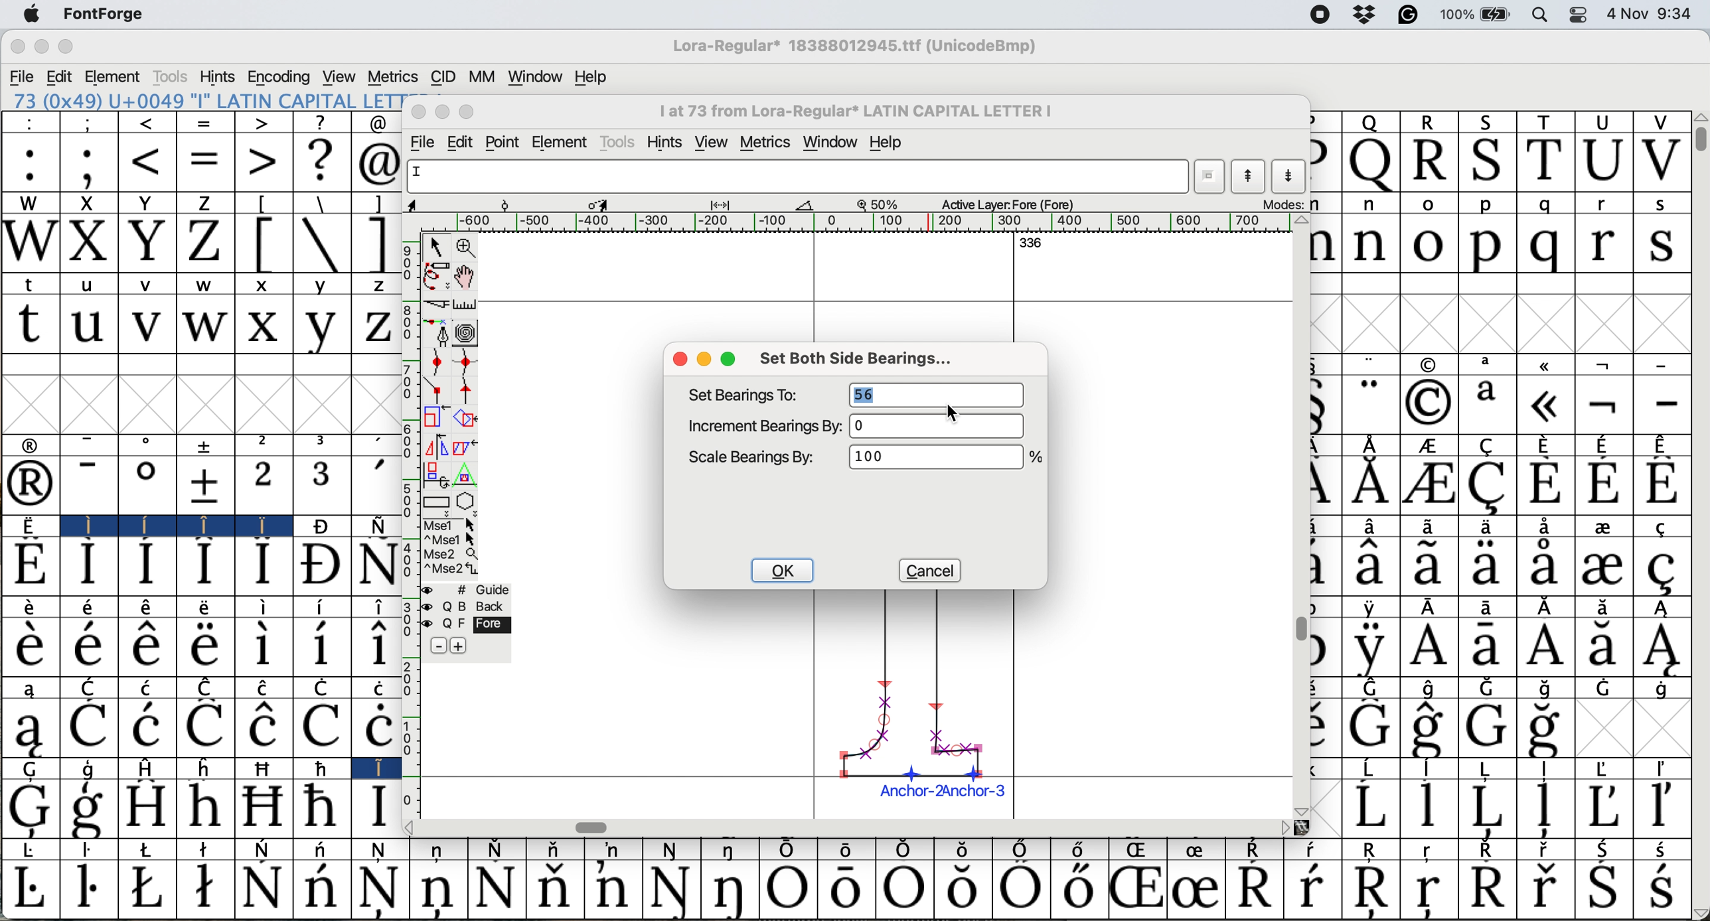 Image resolution: width=1710 pixels, height=921 pixels. Describe the element at coordinates (29, 204) in the screenshot. I see `W` at that location.